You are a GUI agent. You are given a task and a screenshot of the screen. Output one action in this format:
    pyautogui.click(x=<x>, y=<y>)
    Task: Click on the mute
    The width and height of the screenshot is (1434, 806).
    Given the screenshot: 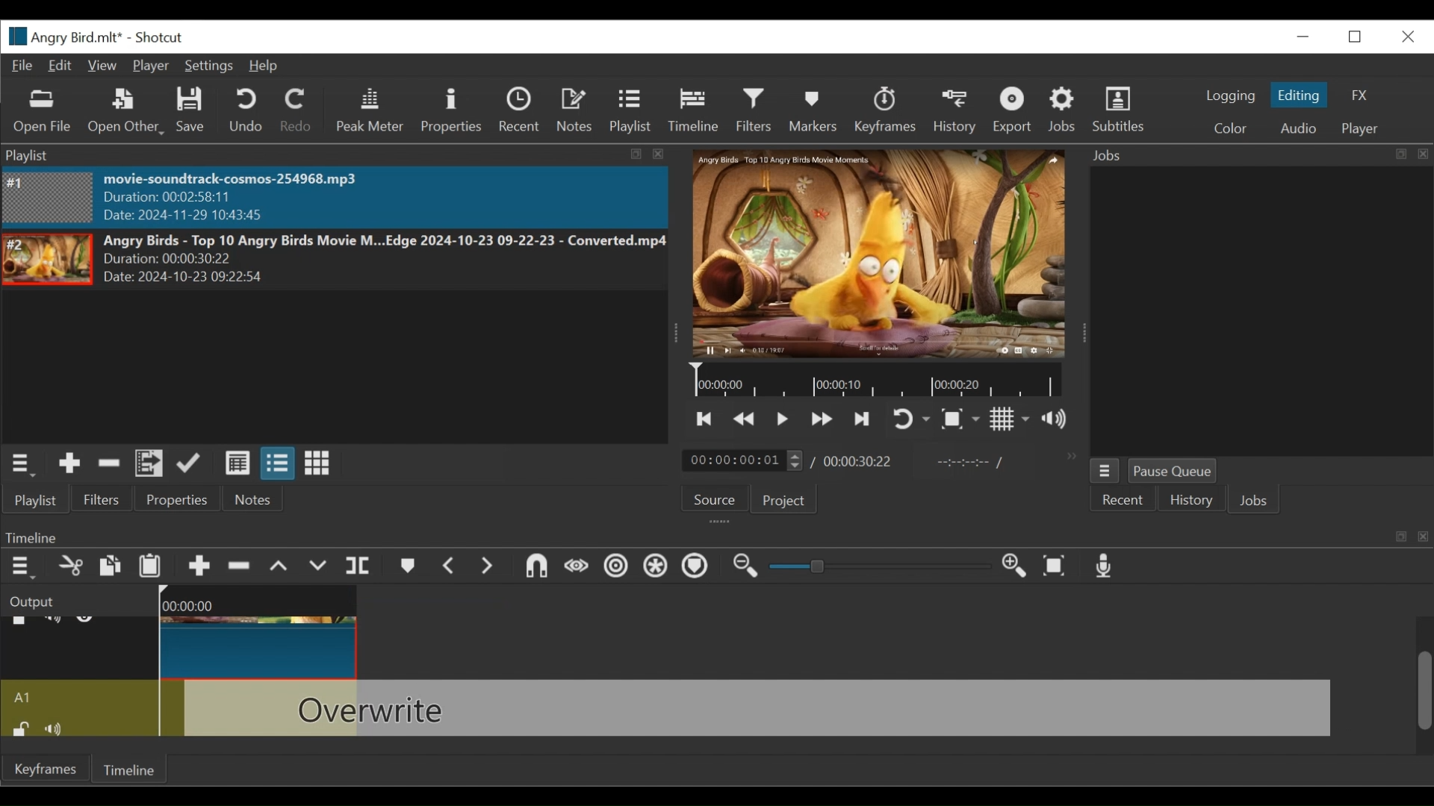 What is the action you would take?
    pyautogui.click(x=59, y=728)
    